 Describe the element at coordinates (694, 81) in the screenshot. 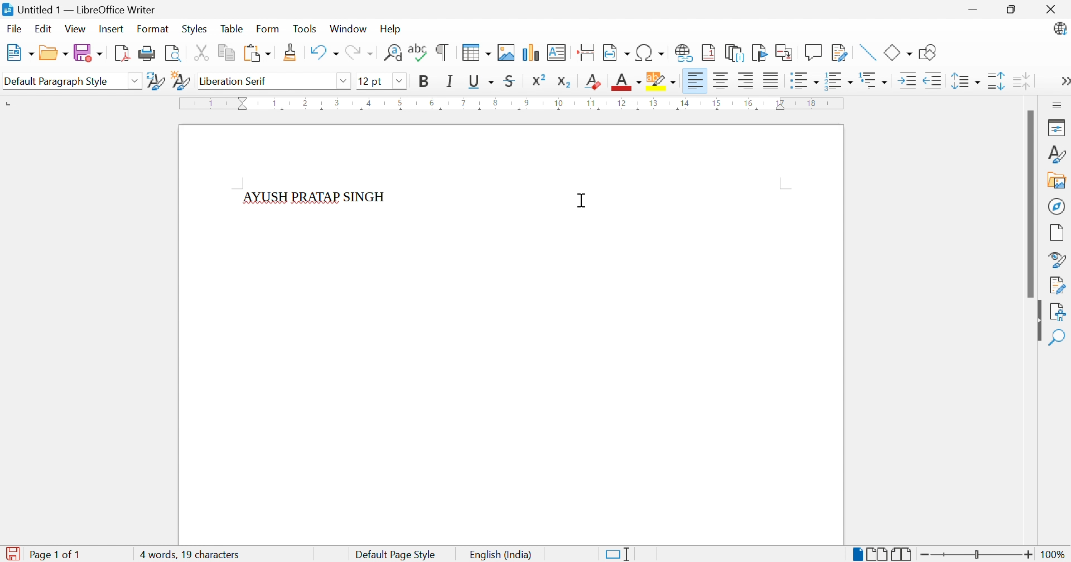

I see `Align Left` at that location.